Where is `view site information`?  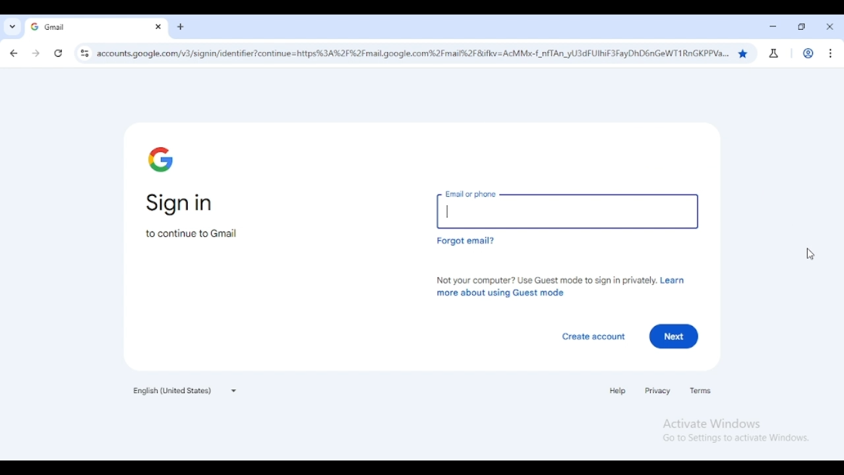 view site information is located at coordinates (84, 53).